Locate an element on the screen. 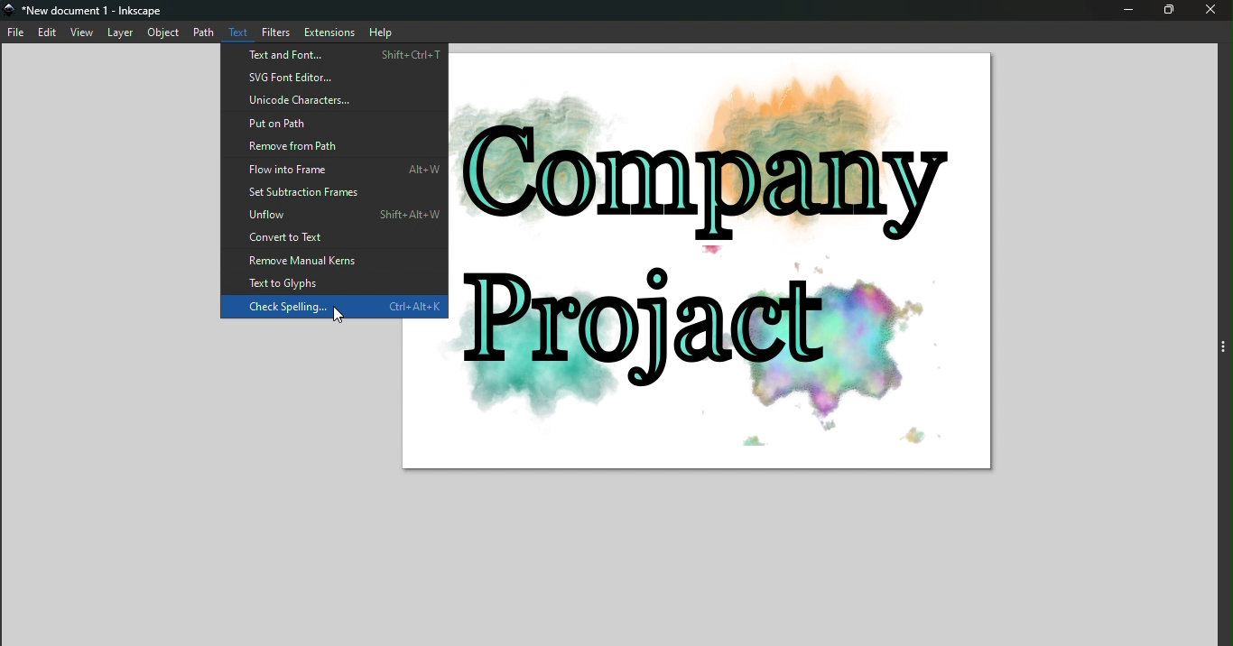 Image resolution: width=1233 pixels, height=646 pixels. view is located at coordinates (83, 33).